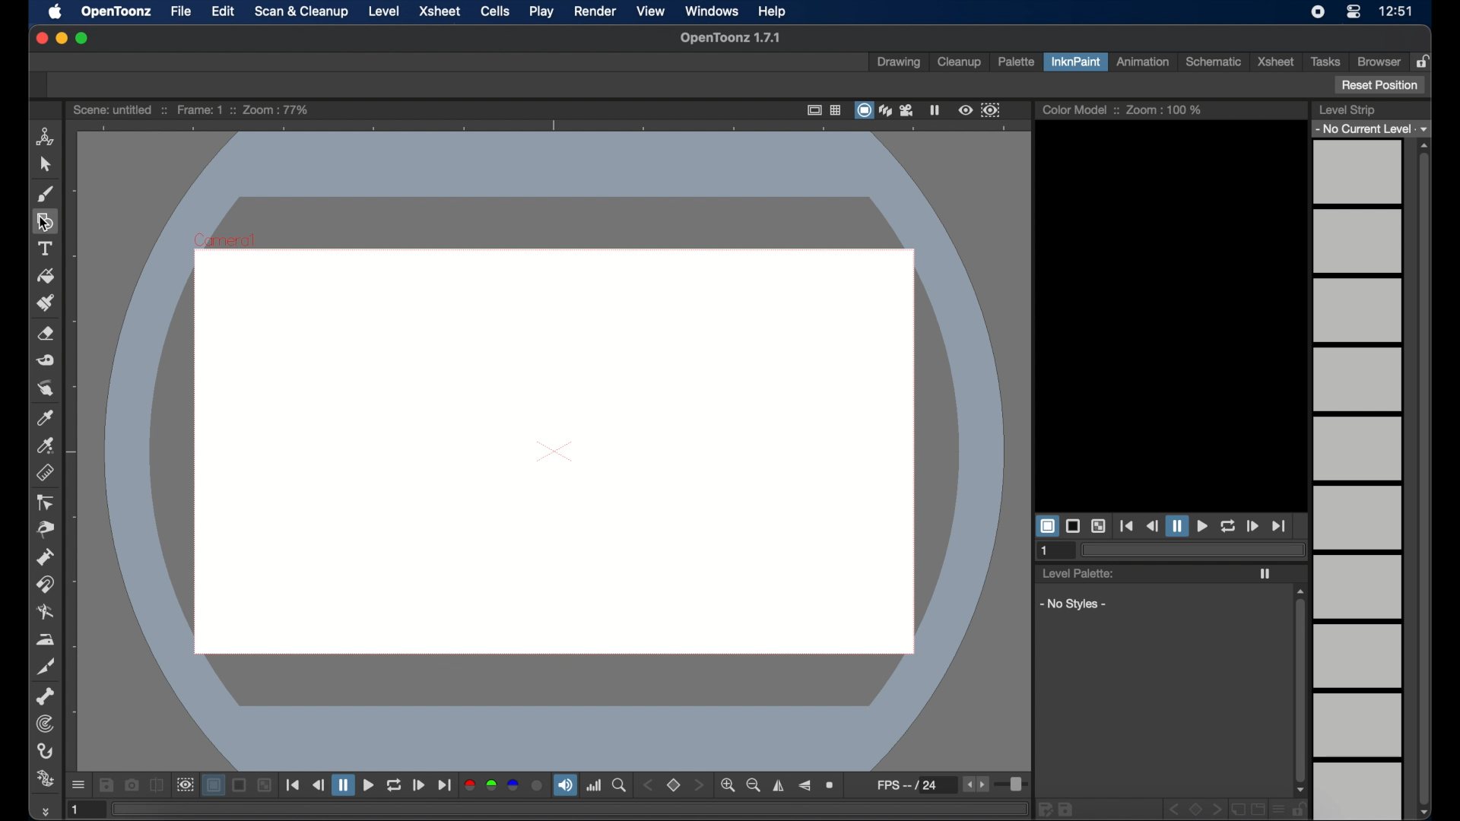 This screenshot has width=1460, height=821. I want to click on scroll down arrow, so click(1429, 813).